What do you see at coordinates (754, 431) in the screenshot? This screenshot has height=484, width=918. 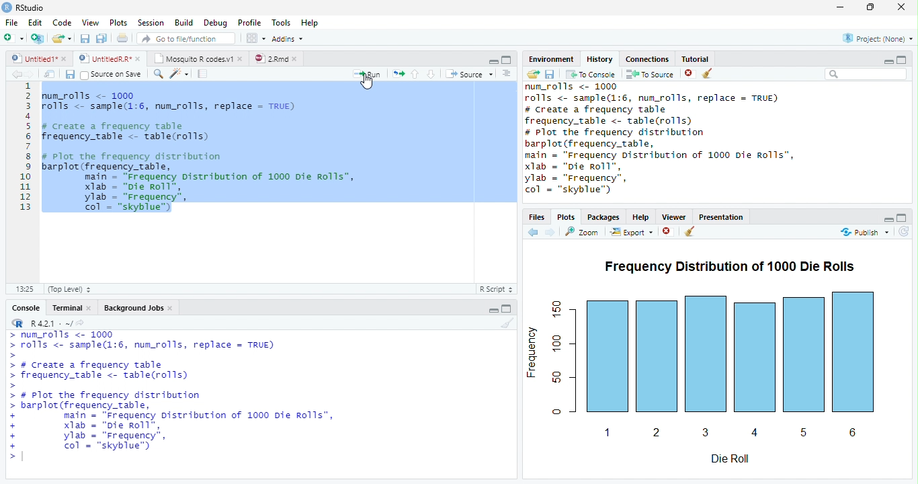 I see `4` at bounding box center [754, 431].